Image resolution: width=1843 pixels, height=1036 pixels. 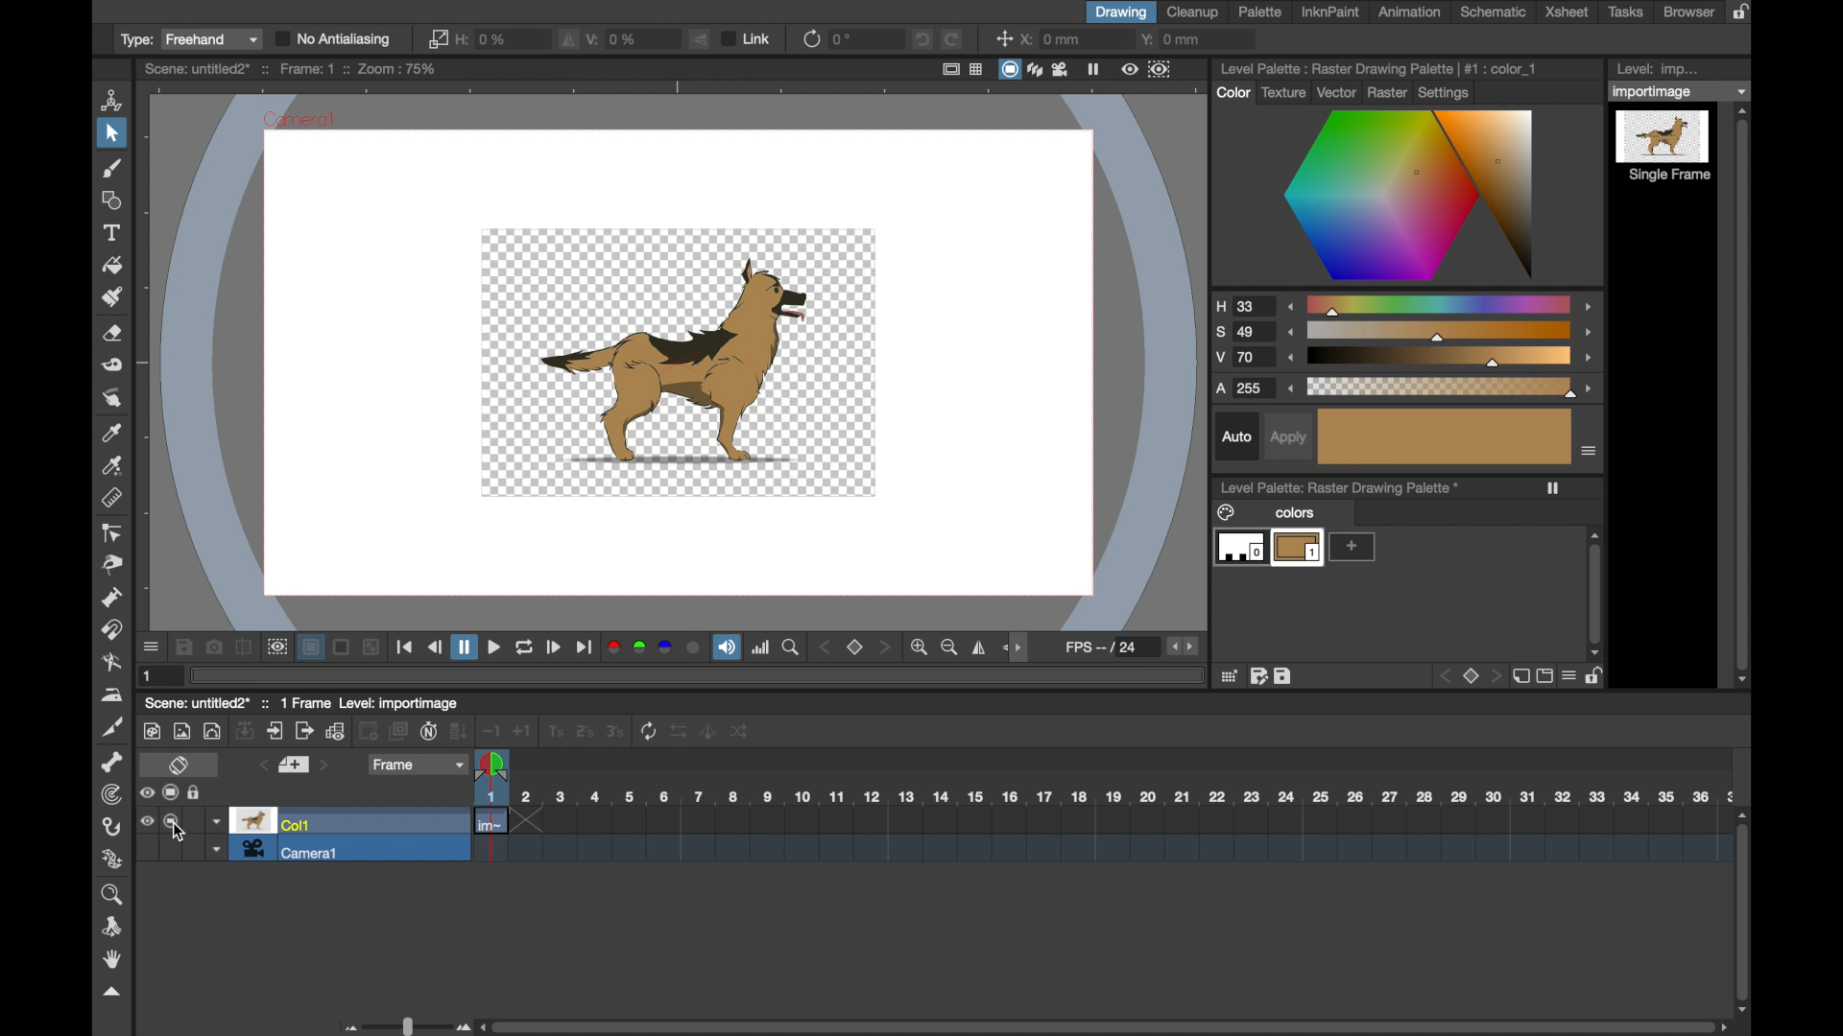 What do you see at coordinates (1094, 69) in the screenshot?
I see `pause` at bounding box center [1094, 69].